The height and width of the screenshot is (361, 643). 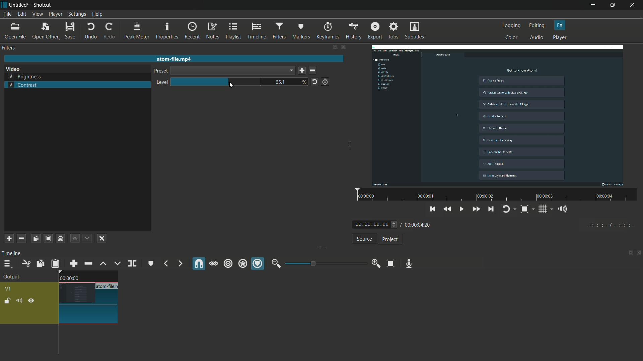 What do you see at coordinates (375, 224) in the screenshot?
I see `00:00:00:00 (current time)` at bounding box center [375, 224].